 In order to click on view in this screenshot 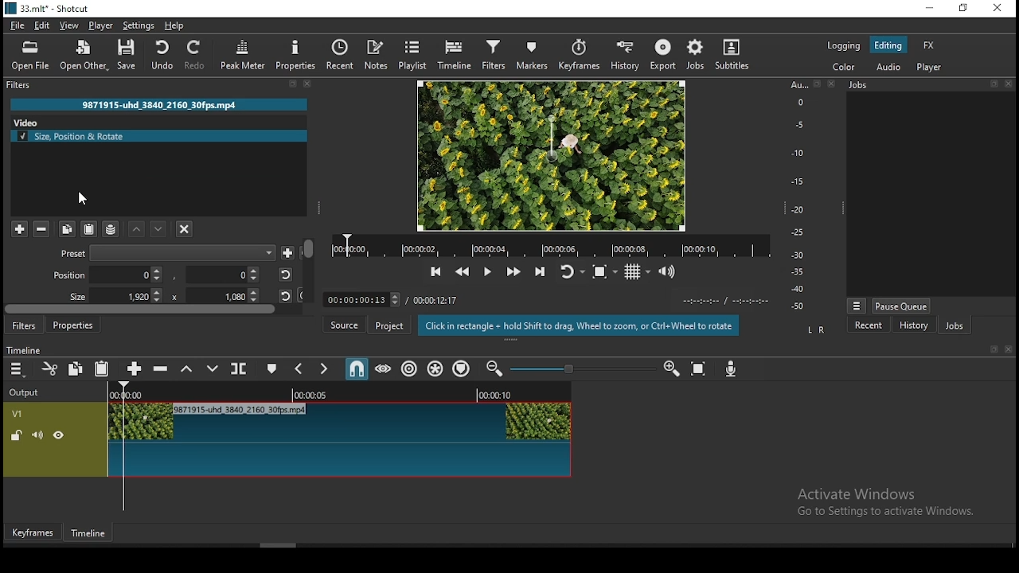, I will do `click(70, 25)`.